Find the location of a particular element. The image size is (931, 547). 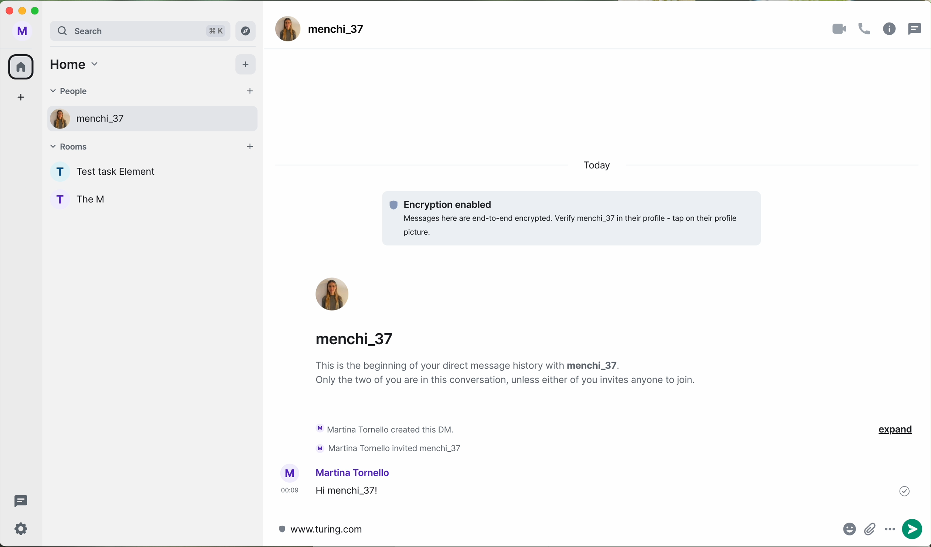

maximize is located at coordinates (38, 10).